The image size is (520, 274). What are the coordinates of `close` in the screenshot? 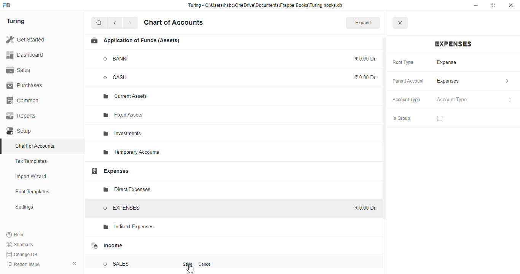 It's located at (400, 22).